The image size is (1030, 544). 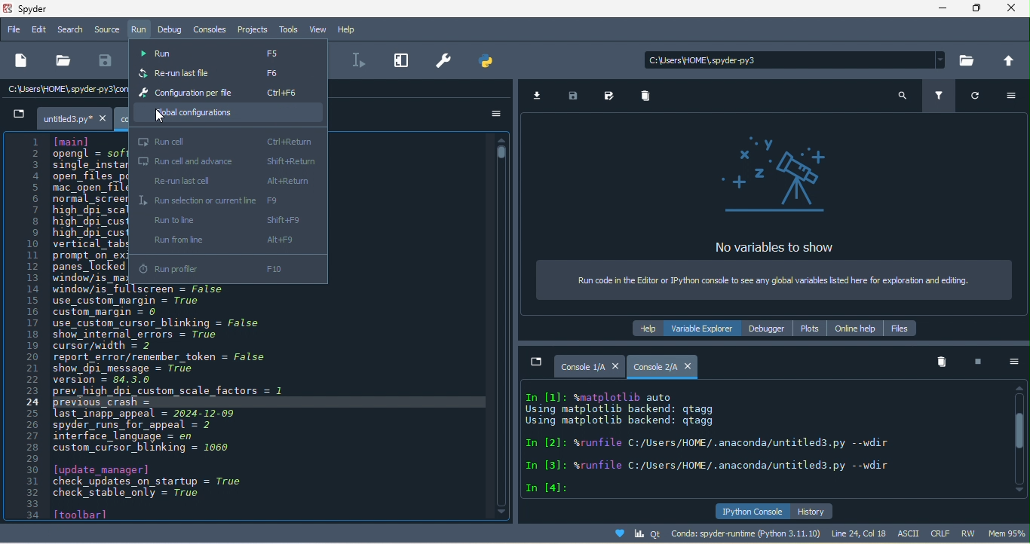 What do you see at coordinates (791, 60) in the screenshot?
I see `search bar` at bounding box center [791, 60].